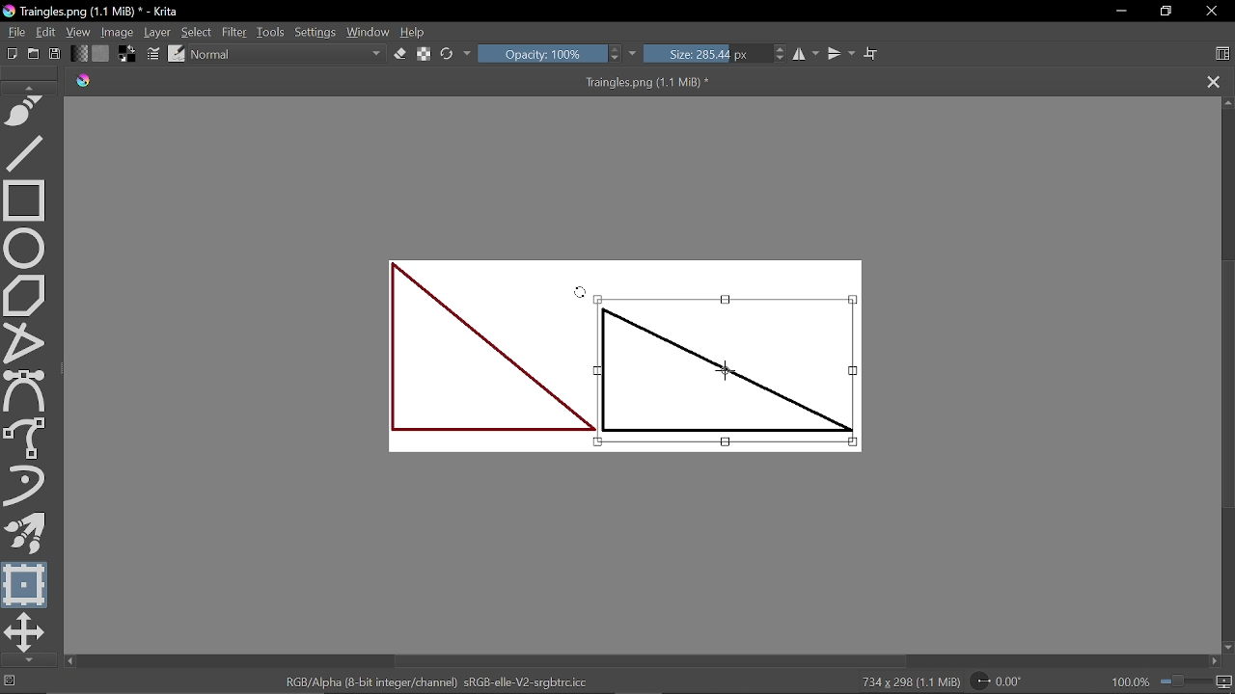  Describe the element at coordinates (14, 32) in the screenshot. I see `File` at that location.